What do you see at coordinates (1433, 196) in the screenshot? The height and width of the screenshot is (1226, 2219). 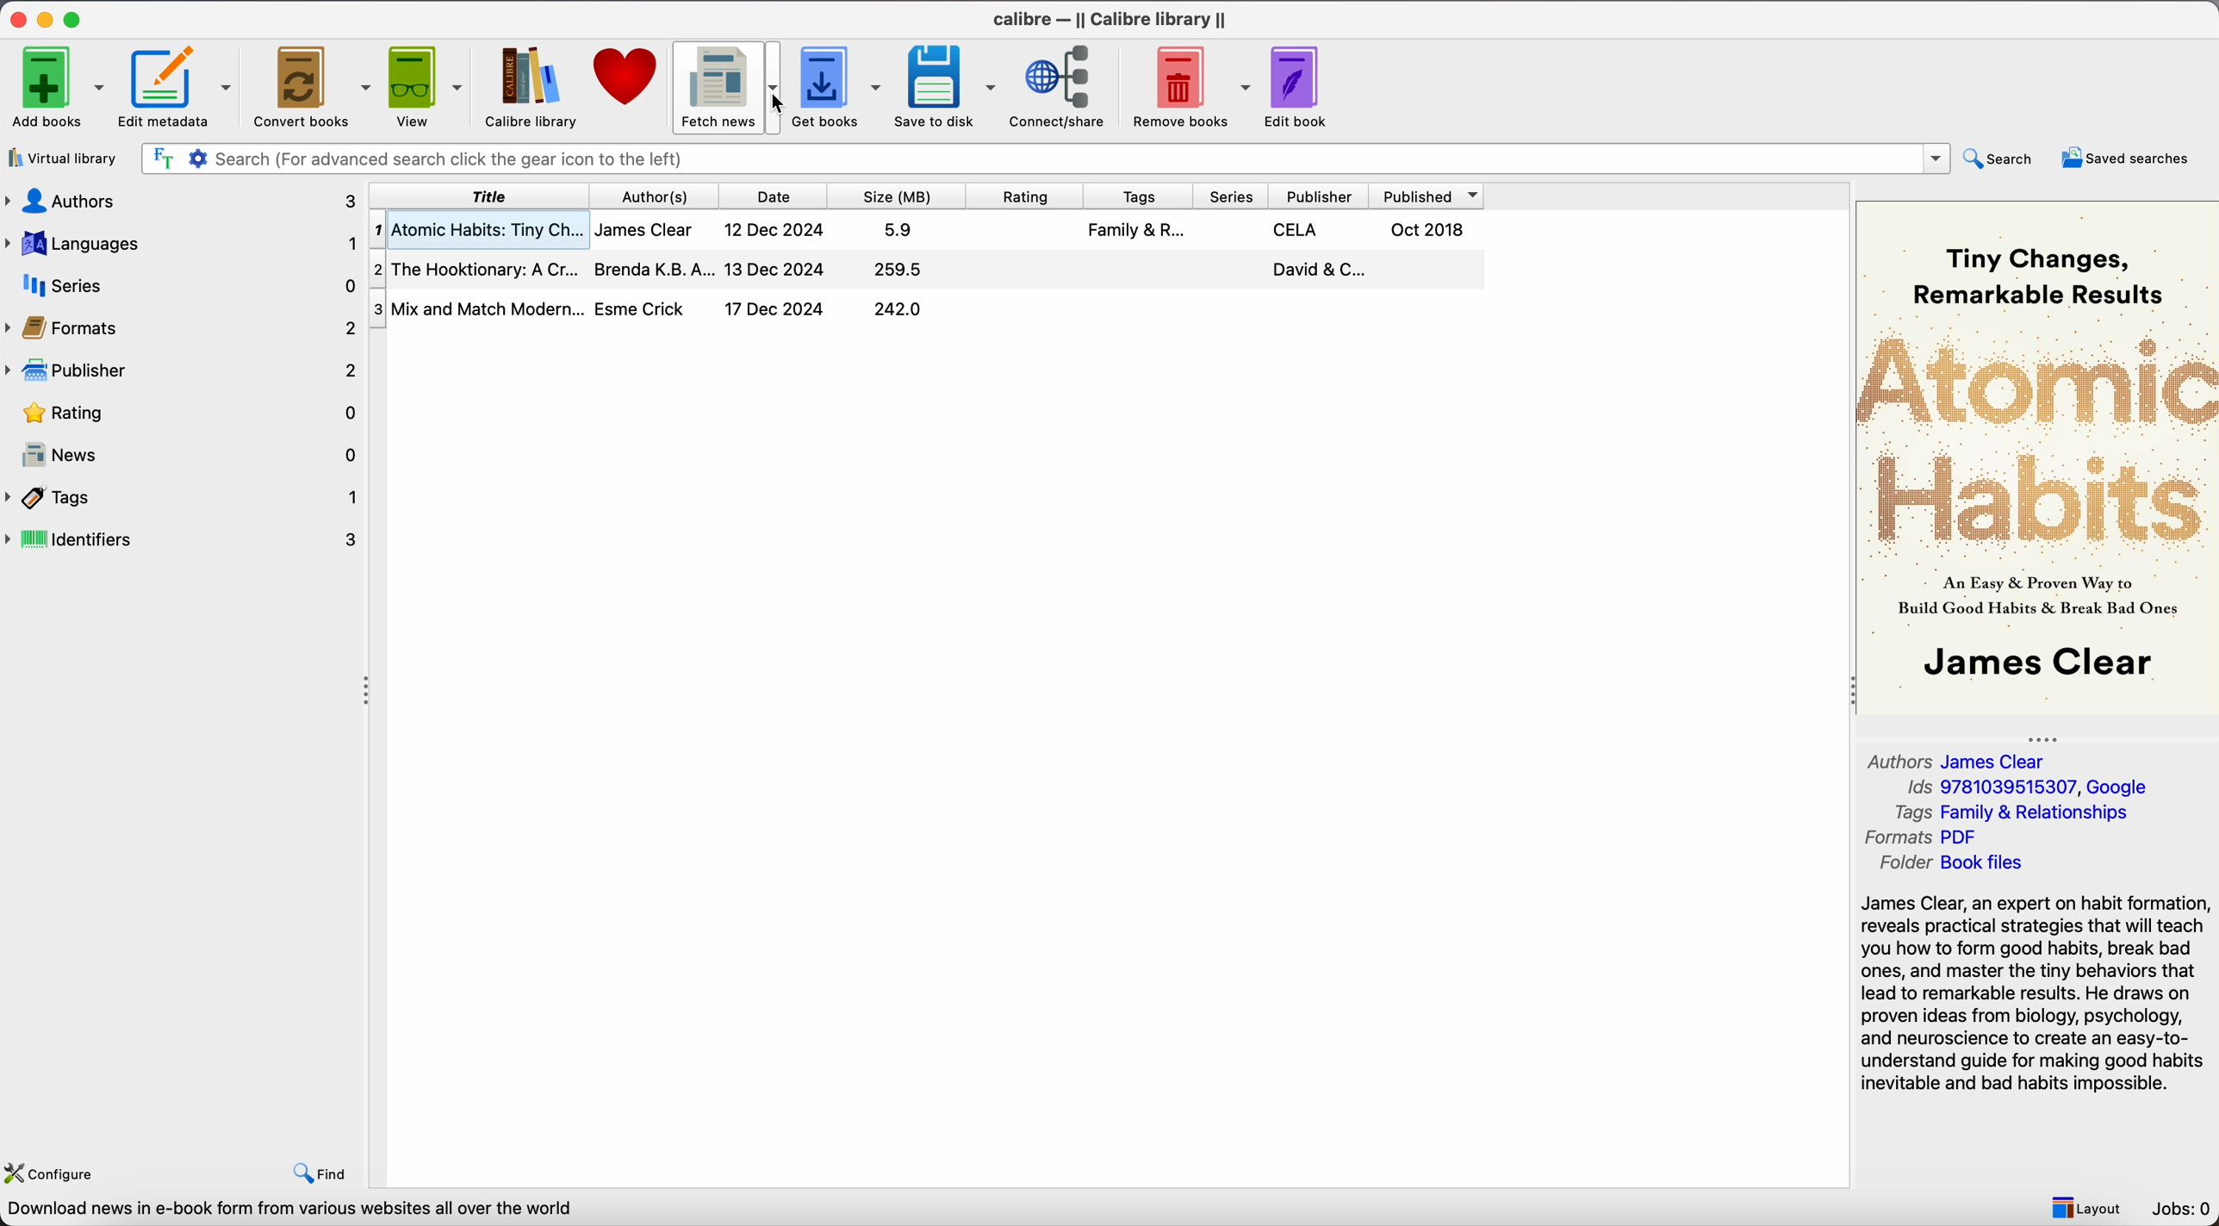 I see `published` at bounding box center [1433, 196].